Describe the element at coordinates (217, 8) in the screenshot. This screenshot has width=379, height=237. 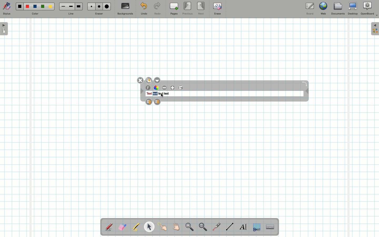
I see `Erase` at that location.